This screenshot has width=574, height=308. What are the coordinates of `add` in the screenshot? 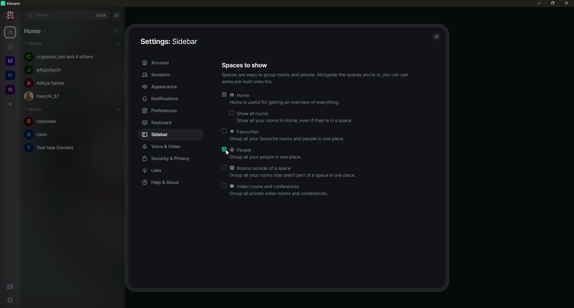 It's located at (119, 109).